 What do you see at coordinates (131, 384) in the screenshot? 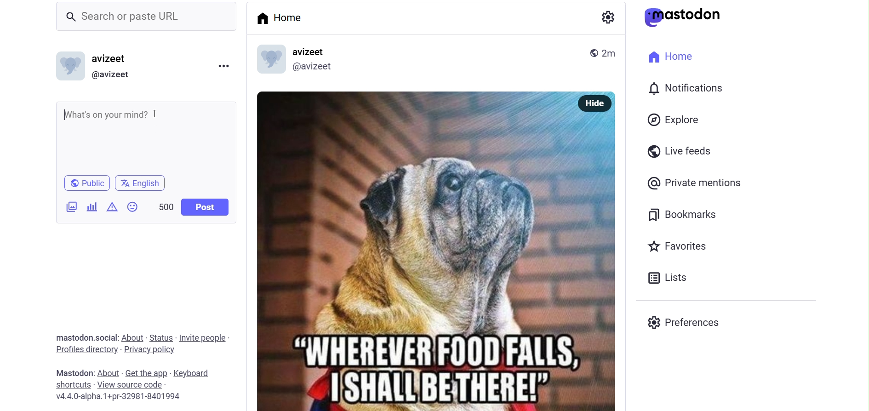
I see `View Source Code` at bounding box center [131, 384].